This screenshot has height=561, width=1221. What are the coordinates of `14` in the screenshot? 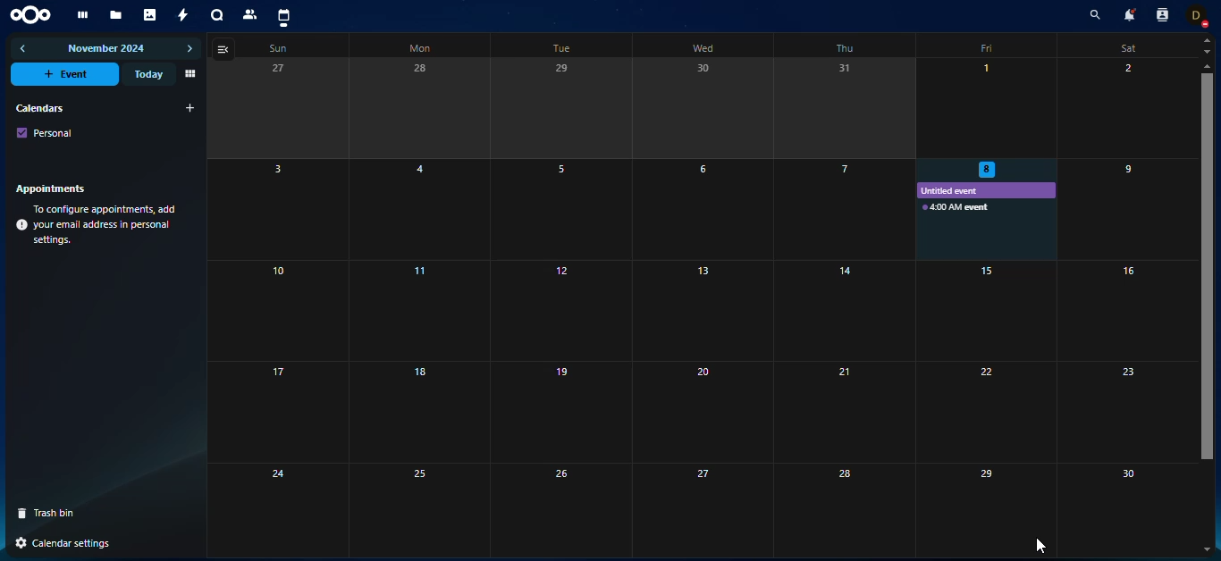 It's located at (839, 310).